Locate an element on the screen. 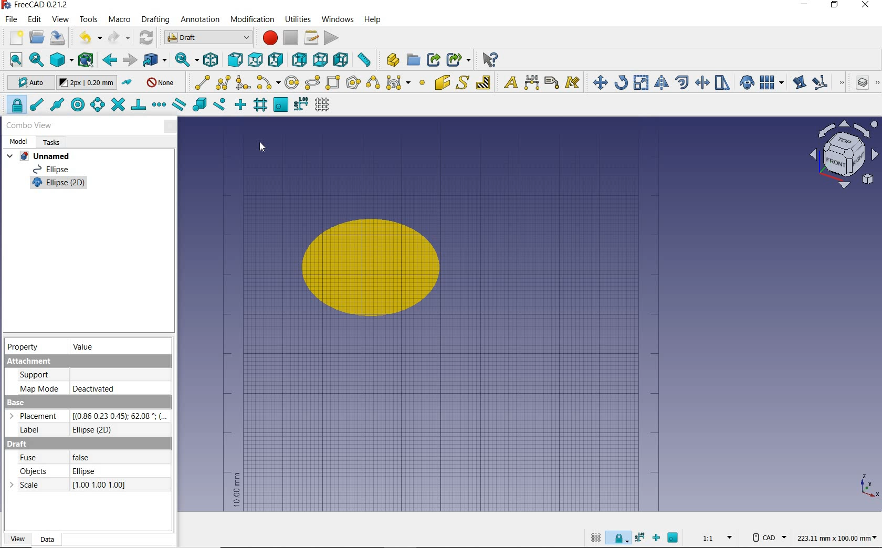 The image size is (882, 548). ellipse is located at coordinates (56, 169).